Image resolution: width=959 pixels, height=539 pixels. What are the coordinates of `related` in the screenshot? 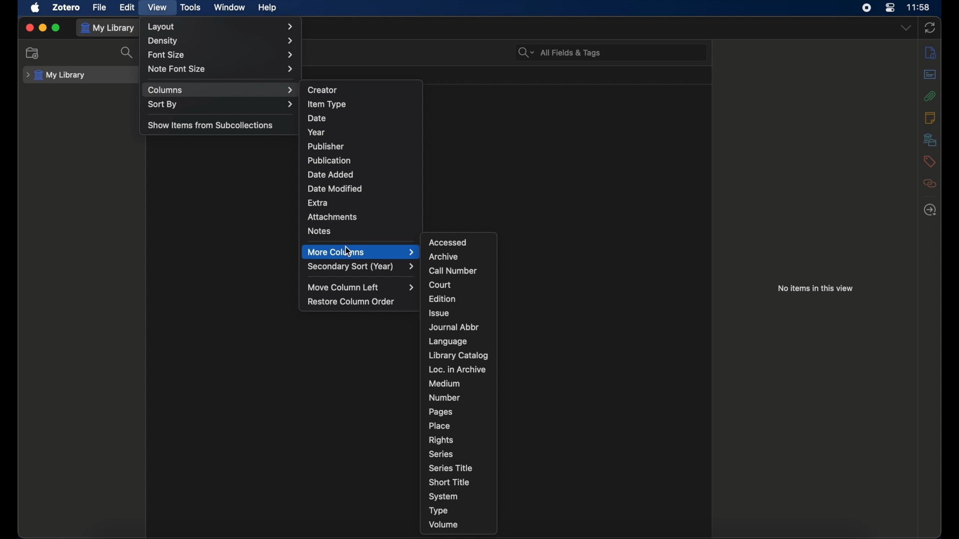 It's located at (930, 184).